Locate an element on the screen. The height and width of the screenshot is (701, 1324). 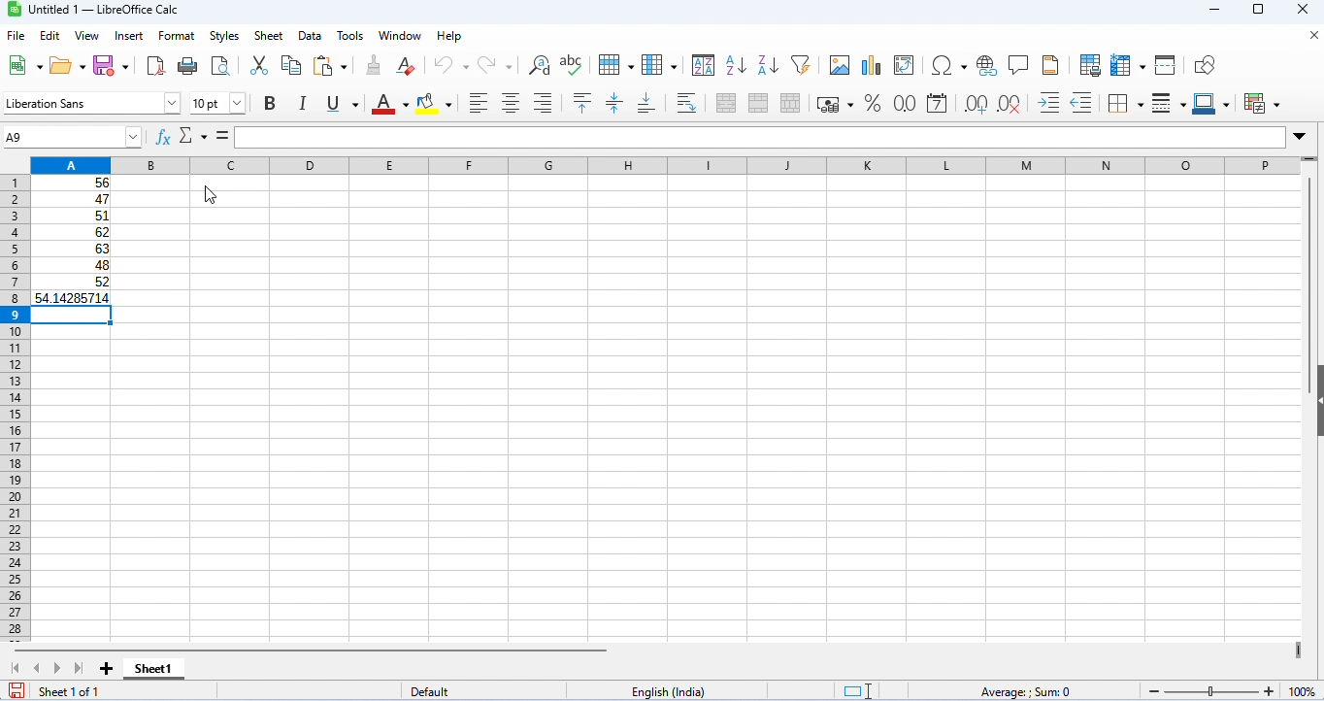
average appeared  is located at coordinates (71, 297).